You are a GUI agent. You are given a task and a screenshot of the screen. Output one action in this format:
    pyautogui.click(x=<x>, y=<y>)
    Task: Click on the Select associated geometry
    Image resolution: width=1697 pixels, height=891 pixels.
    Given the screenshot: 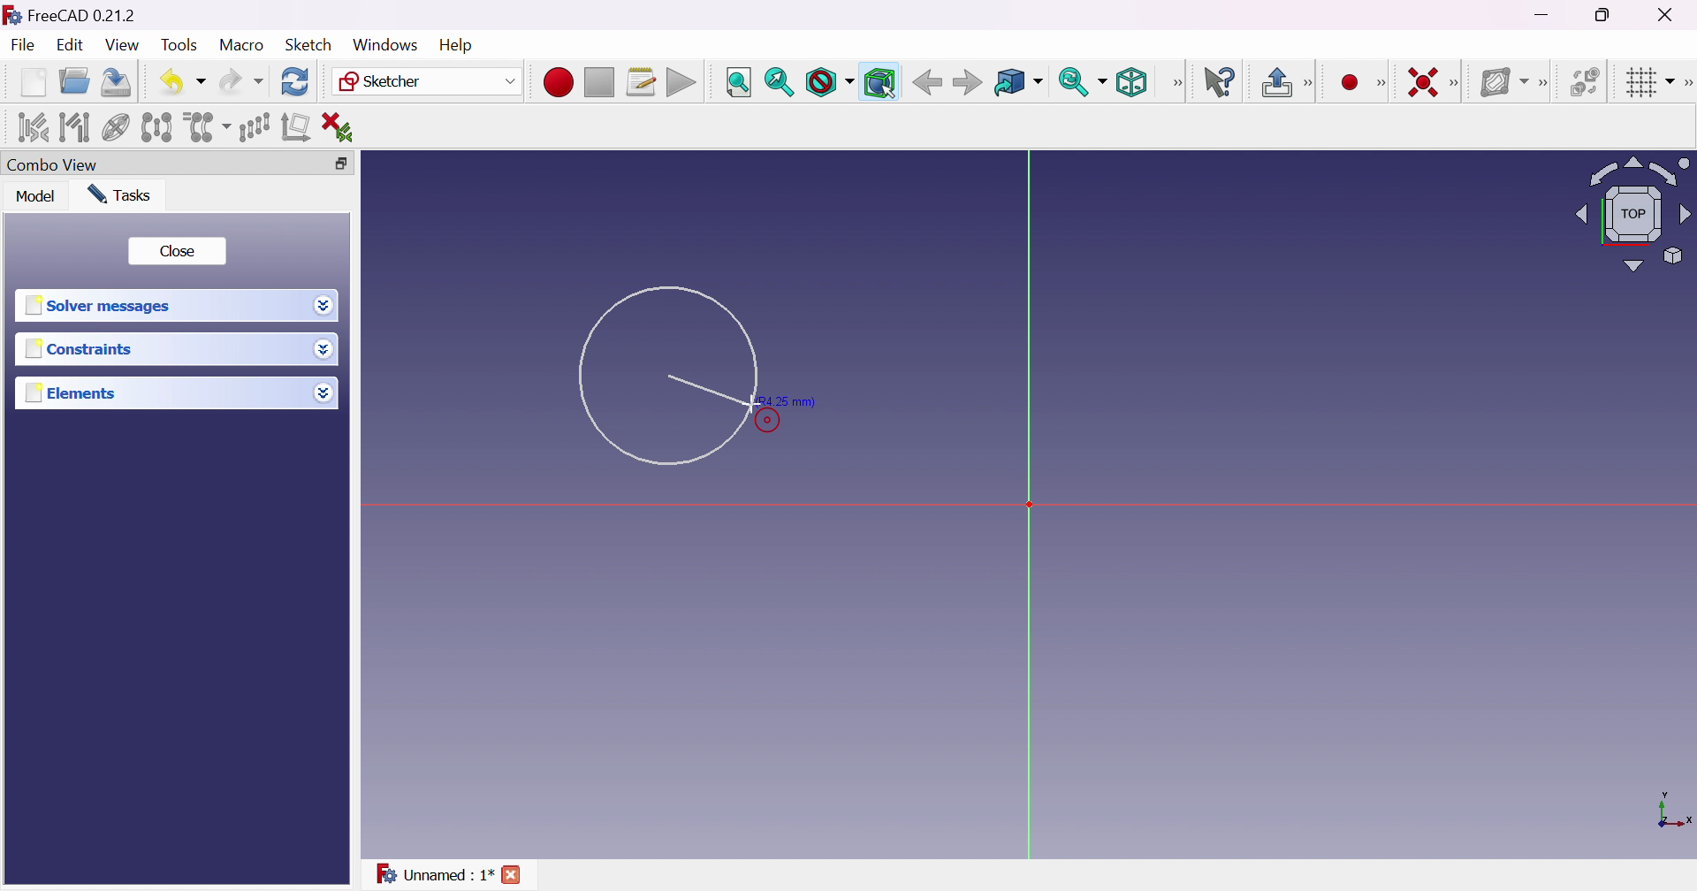 What is the action you would take?
    pyautogui.click(x=75, y=128)
    